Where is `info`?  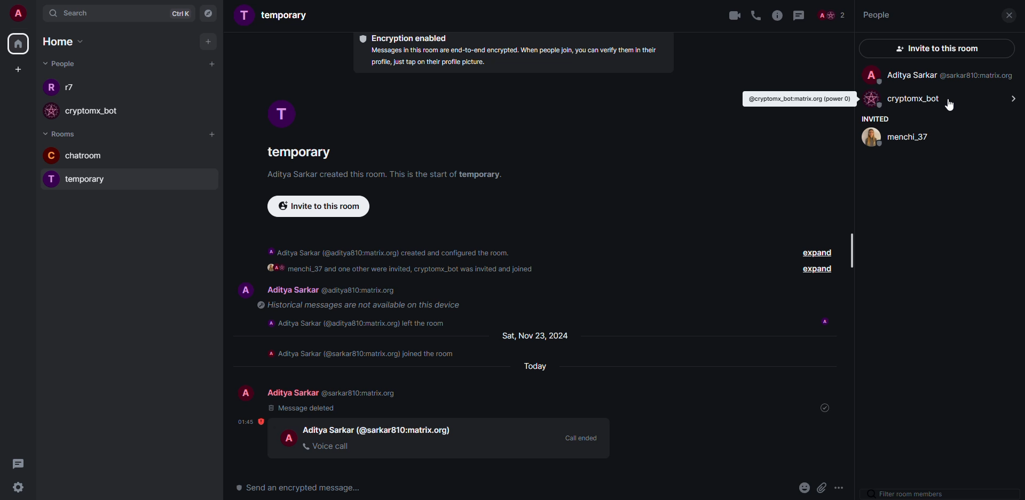
info is located at coordinates (390, 250).